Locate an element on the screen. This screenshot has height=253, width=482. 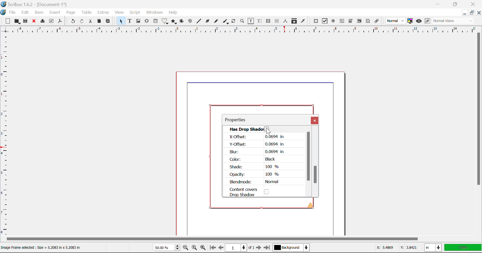
Scroll Bar is located at coordinates (310, 164).